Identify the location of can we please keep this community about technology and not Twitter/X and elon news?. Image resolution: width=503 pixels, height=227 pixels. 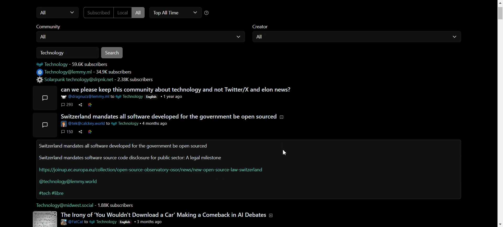
(177, 90).